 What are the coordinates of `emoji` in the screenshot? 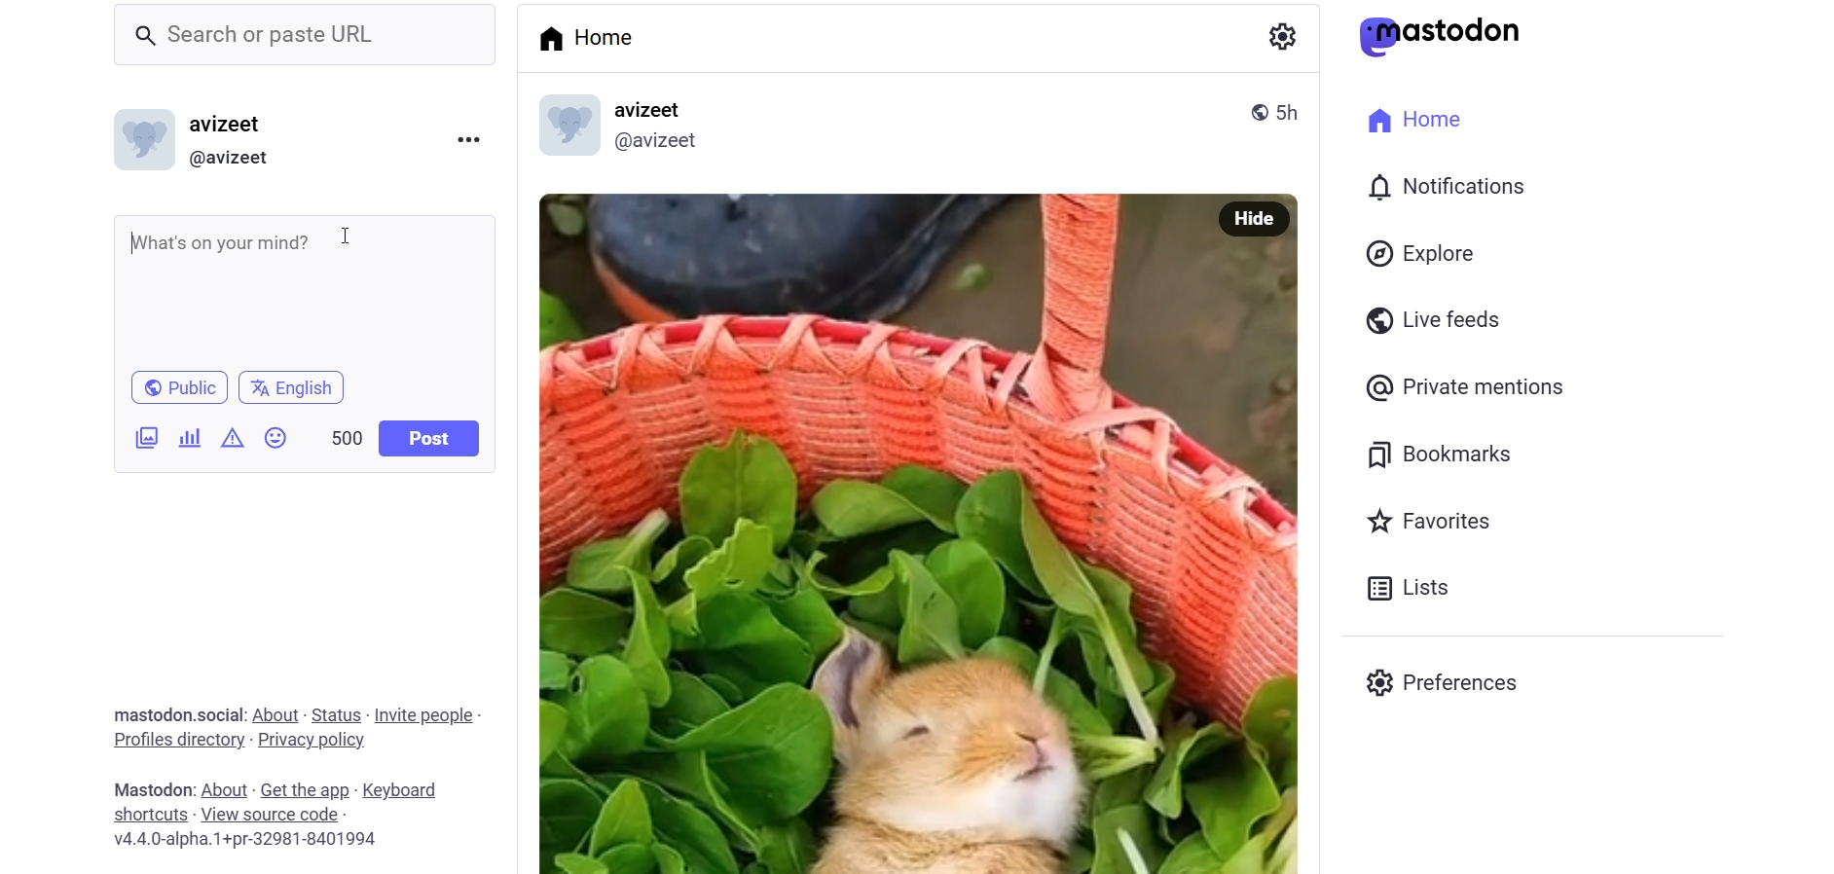 It's located at (275, 440).